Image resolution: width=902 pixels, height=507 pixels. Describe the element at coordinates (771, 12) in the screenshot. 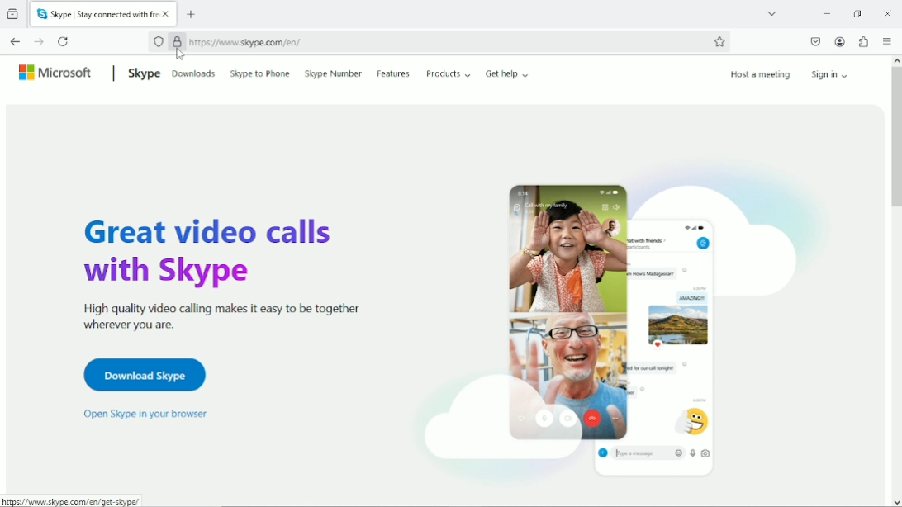

I see `List all tabs` at that location.